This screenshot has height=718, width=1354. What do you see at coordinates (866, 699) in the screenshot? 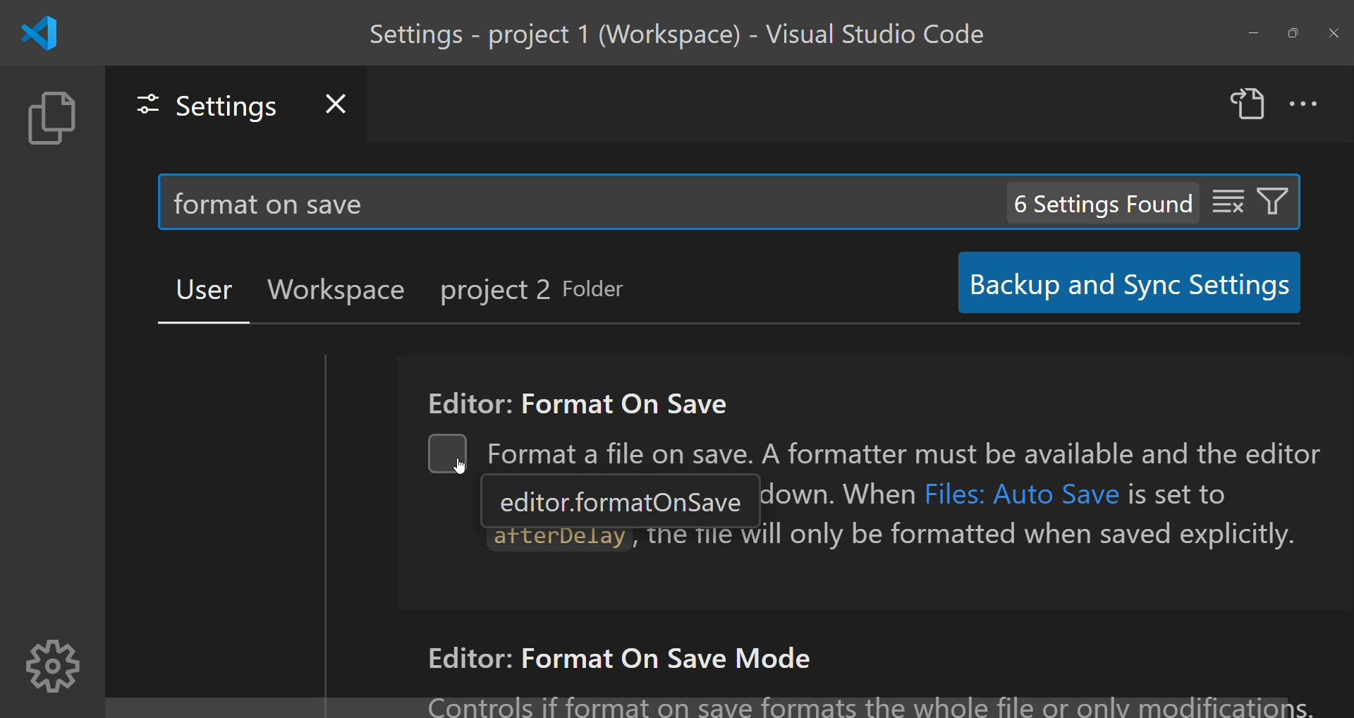
I see `text` at bounding box center [866, 699].